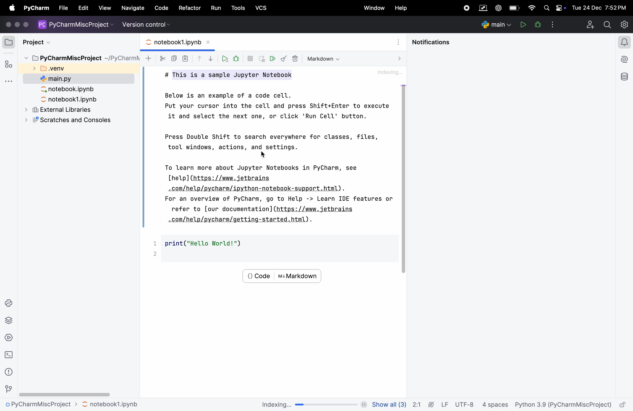 Image resolution: width=633 pixels, height=411 pixels. I want to click on debug main, so click(536, 24).